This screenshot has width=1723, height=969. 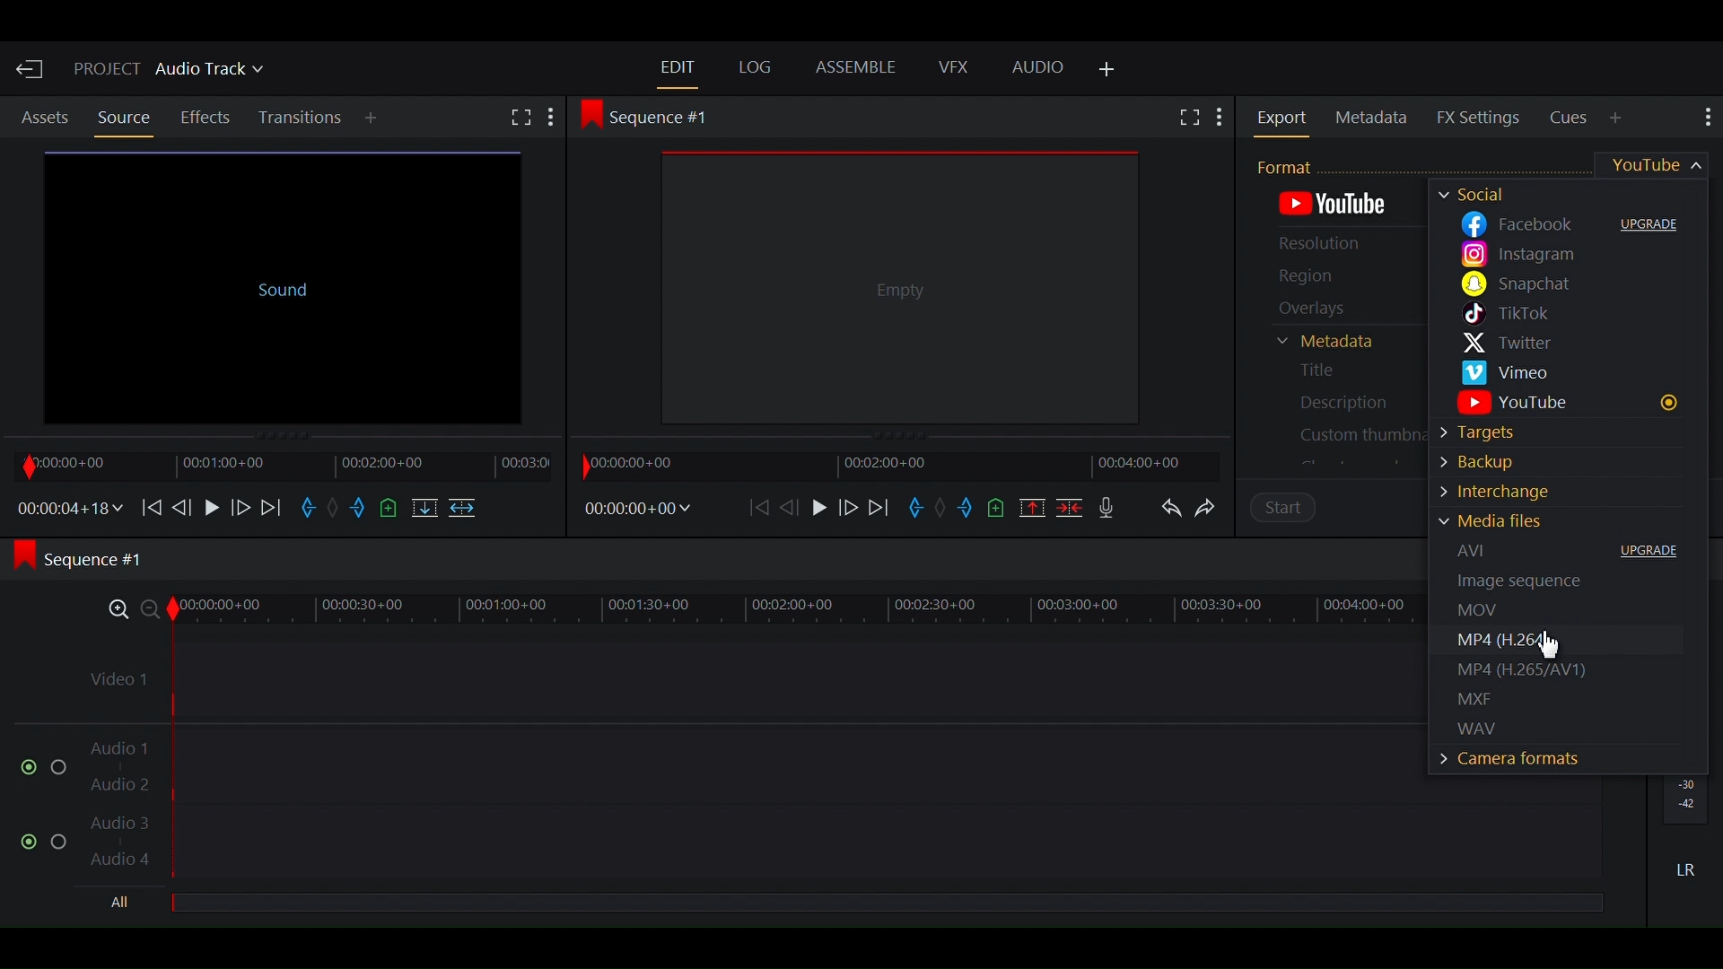 I want to click on MOV, so click(x=1560, y=612).